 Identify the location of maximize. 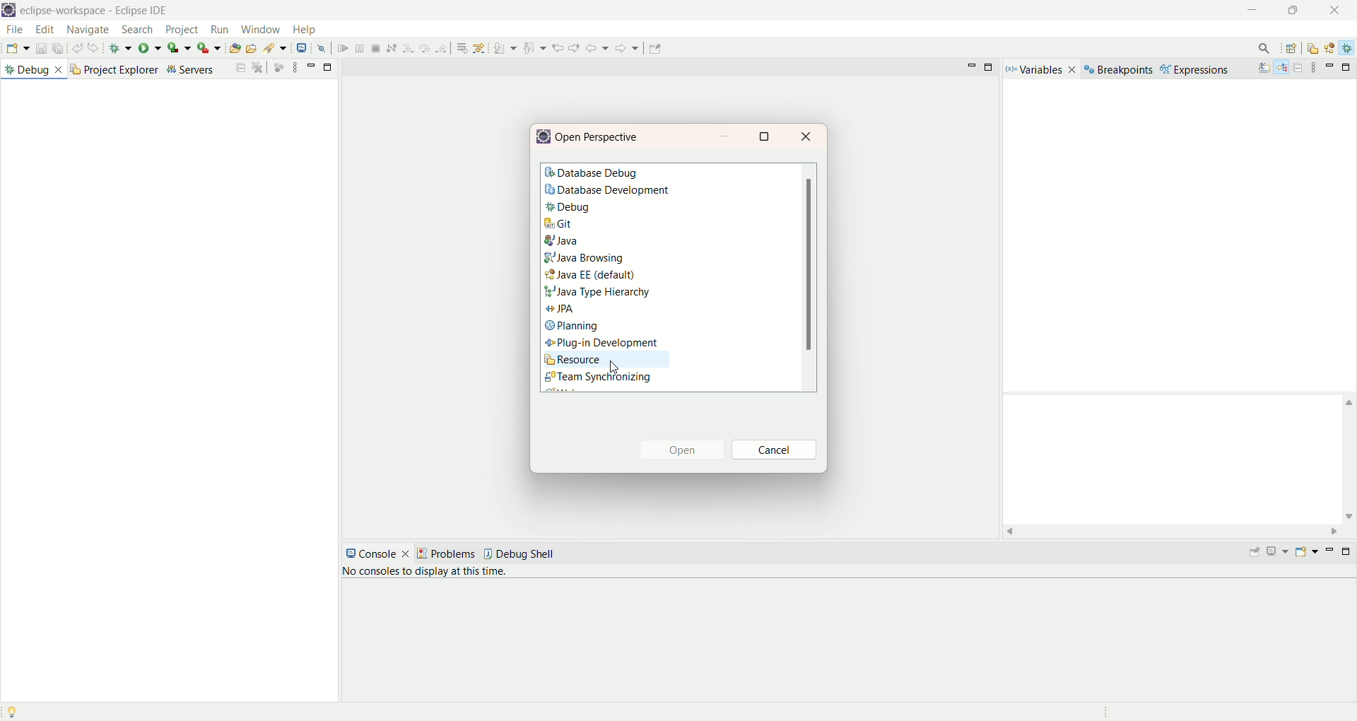
(259, 66).